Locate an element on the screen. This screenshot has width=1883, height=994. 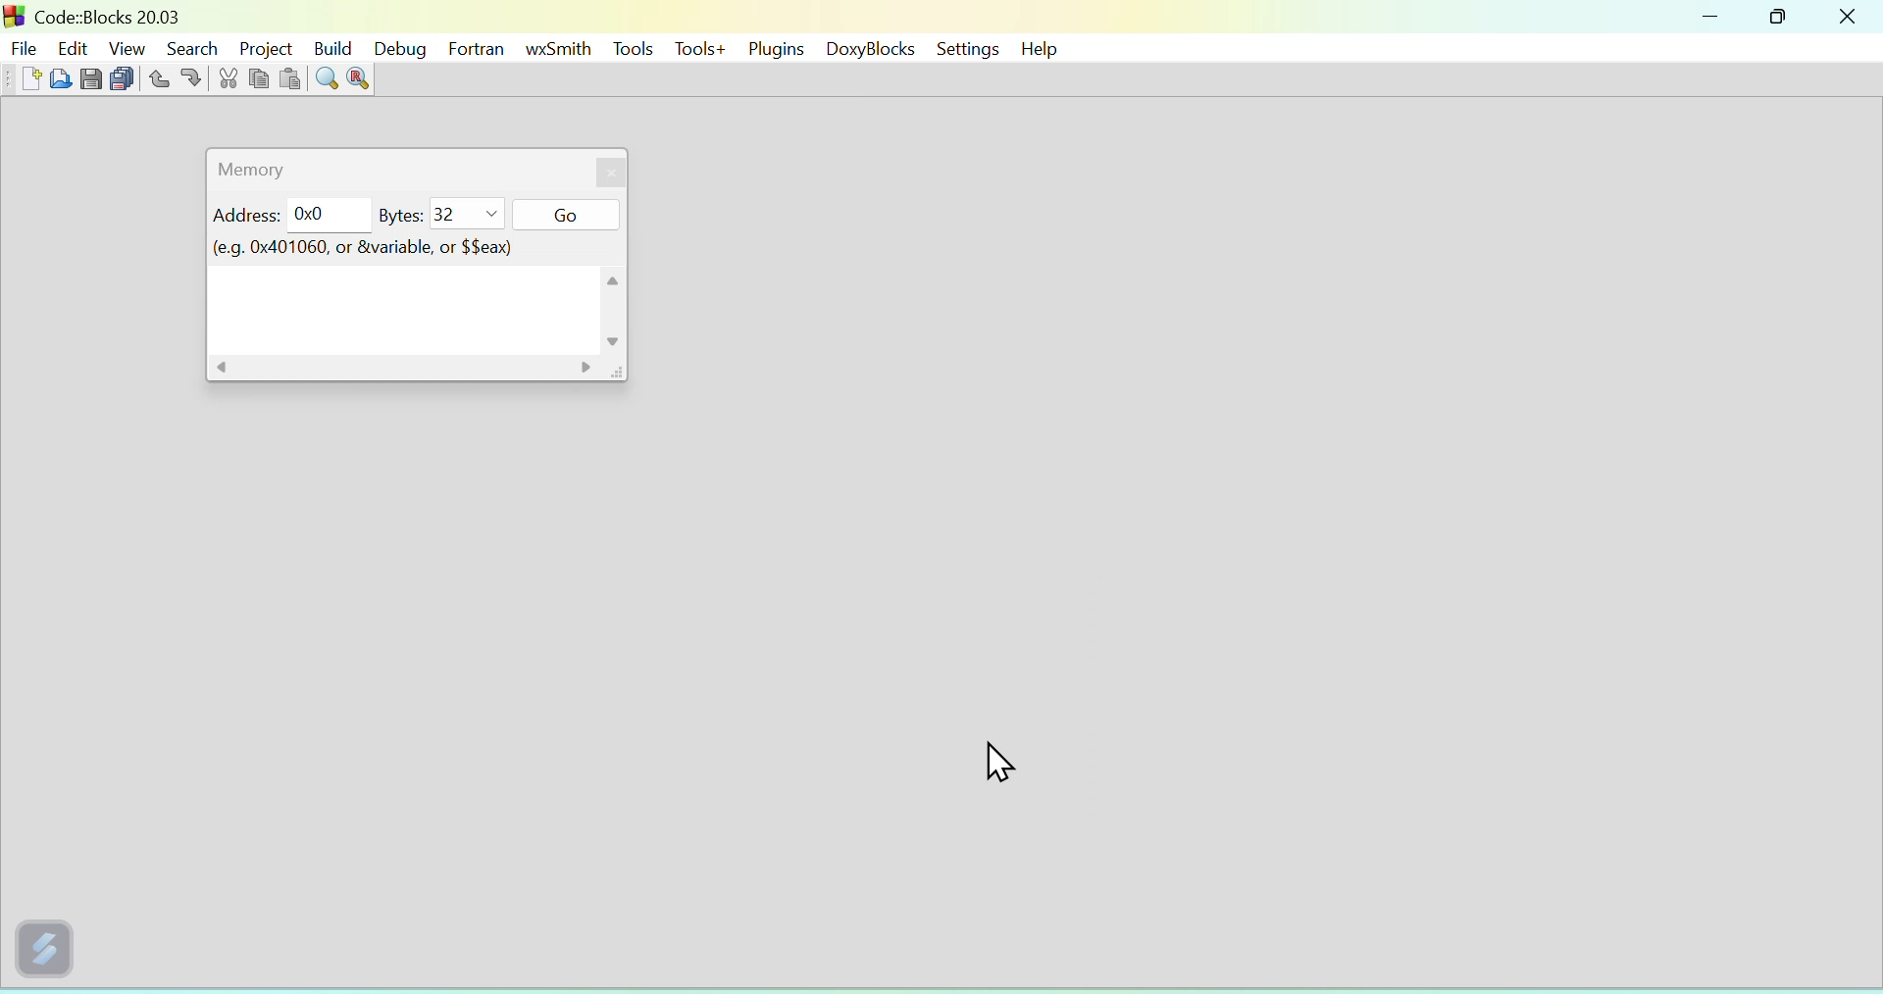
horizontal scroll bar is located at coordinates (417, 369).